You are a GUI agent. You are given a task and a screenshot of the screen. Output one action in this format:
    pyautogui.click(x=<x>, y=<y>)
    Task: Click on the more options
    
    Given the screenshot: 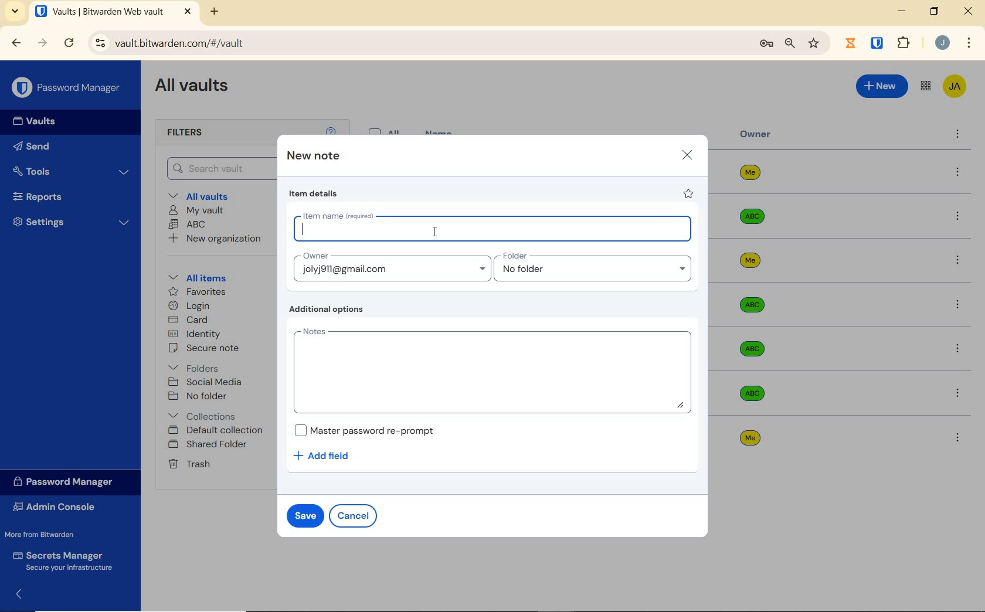 What is the action you would take?
    pyautogui.click(x=957, y=217)
    